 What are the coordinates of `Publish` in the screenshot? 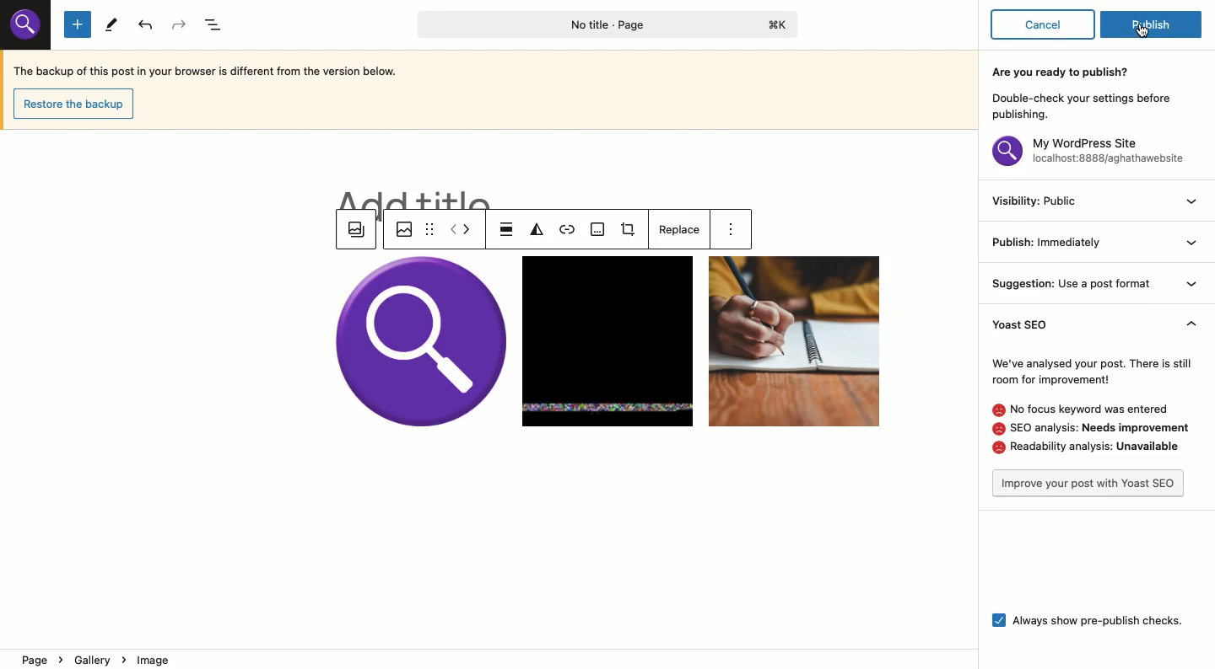 It's located at (1050, 242).